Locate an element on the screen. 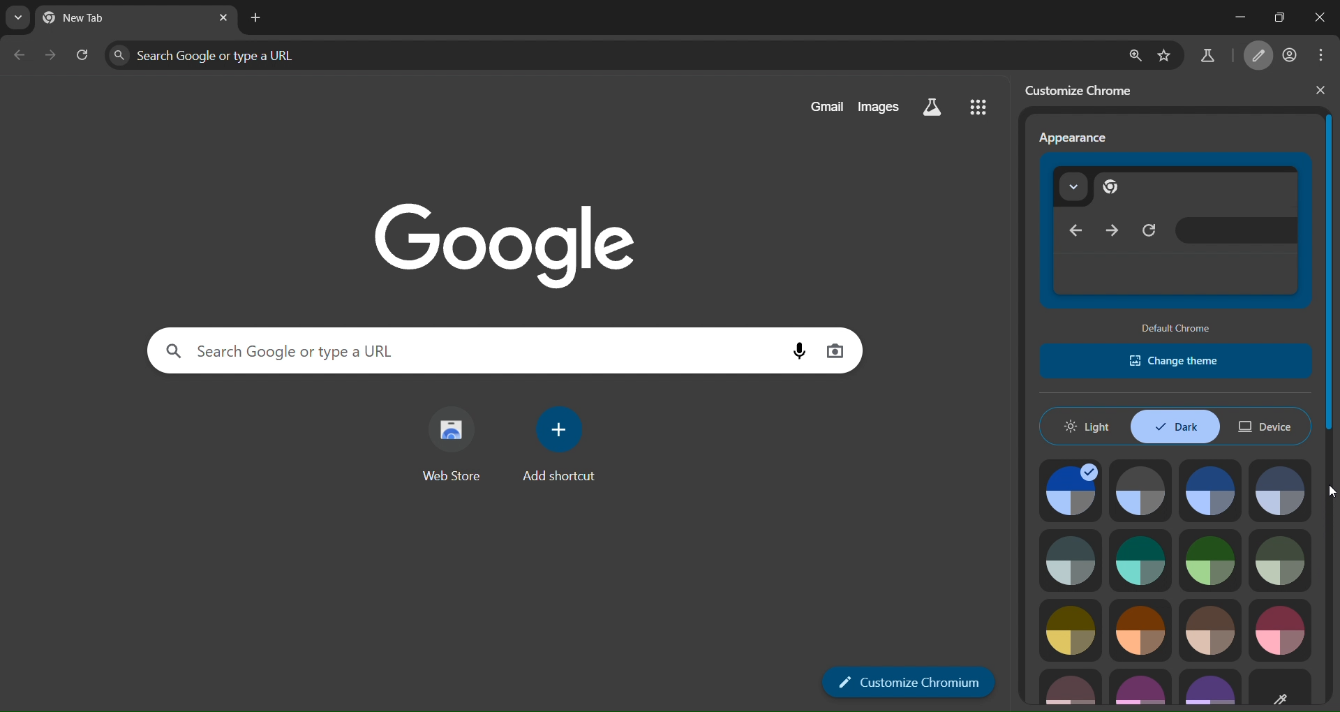 Image resolution: width=1340 pixels, height=712 pixels. go forward one page is located at coordinates (51, 54).